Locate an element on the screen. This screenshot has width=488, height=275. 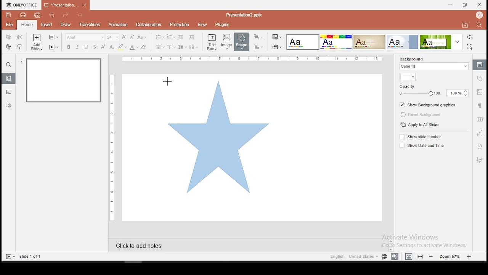
text box is located at coordinates (212, 42).